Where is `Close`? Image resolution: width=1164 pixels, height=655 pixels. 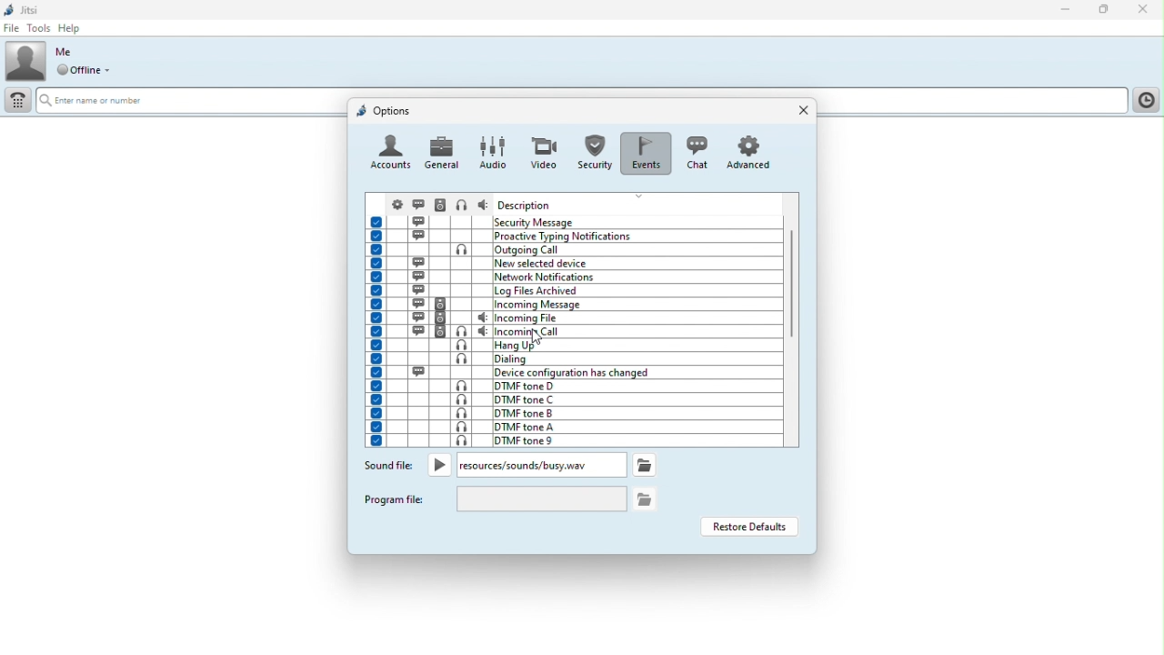 Close is located at coordinates (799, 111).